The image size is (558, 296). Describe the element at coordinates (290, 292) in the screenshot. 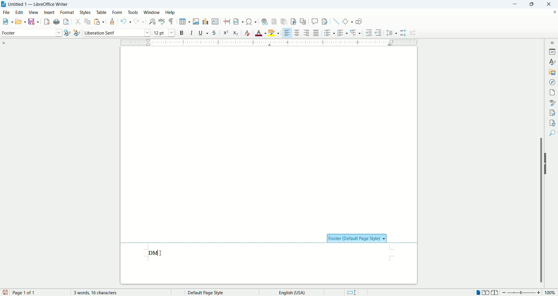

I see `text language` at that location.